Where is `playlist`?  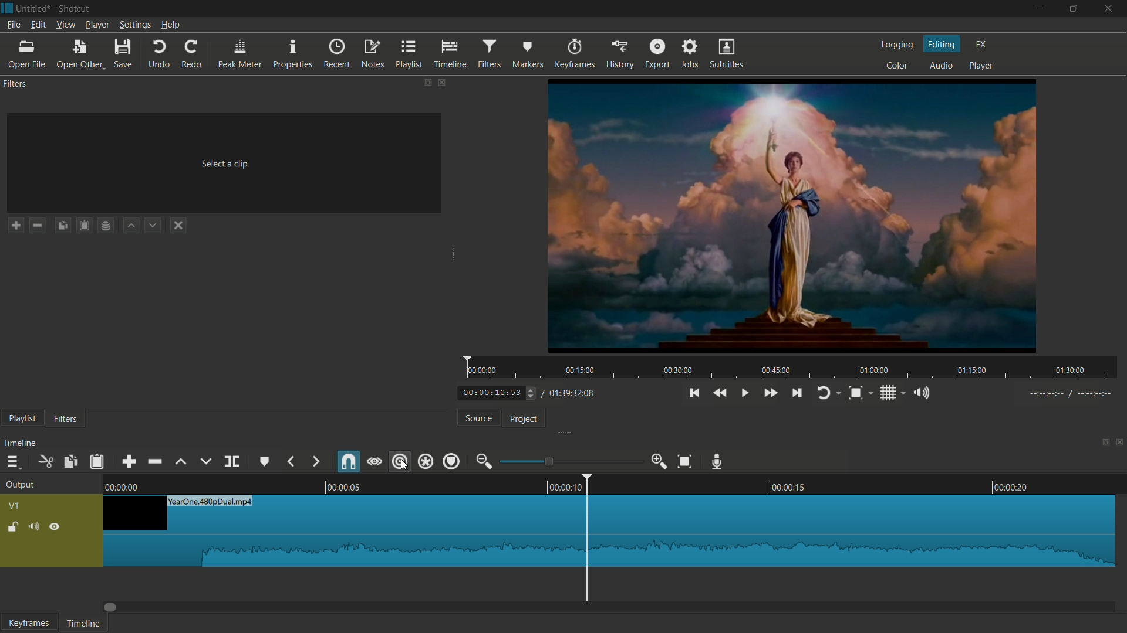 playlist is located at coordinates (22, 420).